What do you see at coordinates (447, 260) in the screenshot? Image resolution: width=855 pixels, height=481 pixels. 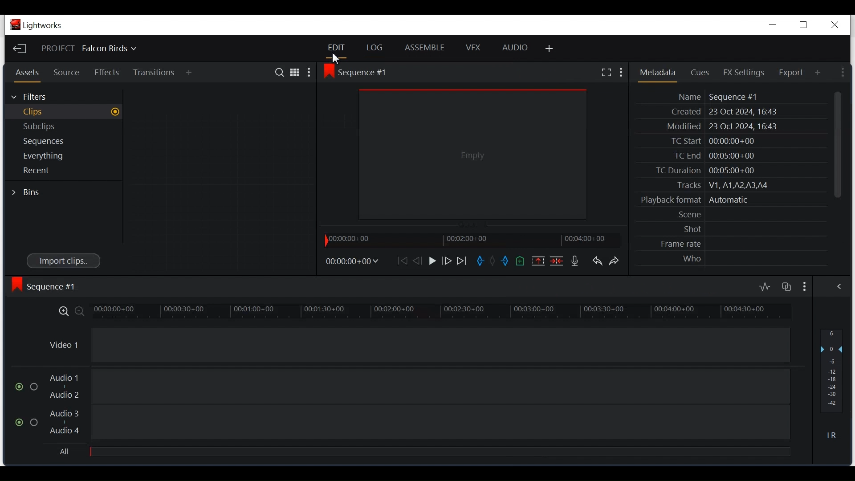 I see `Nudge one frame forward` at bounding box center [447, 260].